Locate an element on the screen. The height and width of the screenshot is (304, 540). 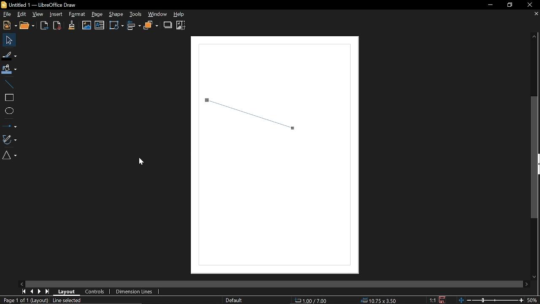
NExt page is located at coordinates (40, 291).